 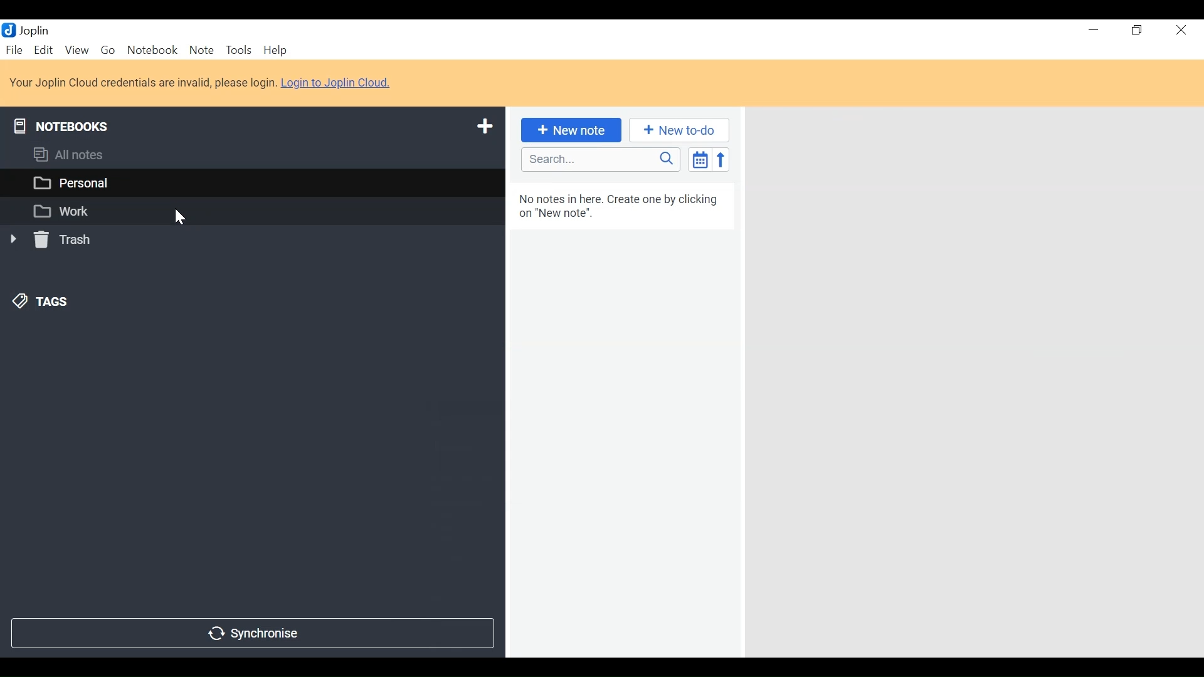 What do you see at coordinates (245, 211) in the screenshot?
I see `Work` at bounding box center [245, 211].